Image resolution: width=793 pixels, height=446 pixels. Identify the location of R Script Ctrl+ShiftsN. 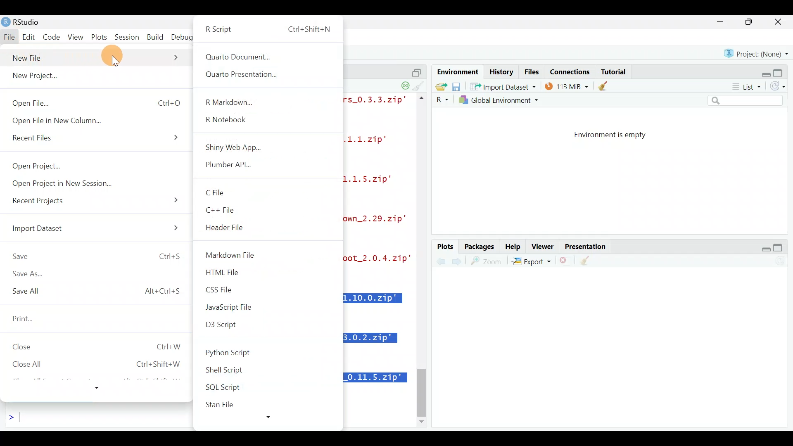
(267, 28).